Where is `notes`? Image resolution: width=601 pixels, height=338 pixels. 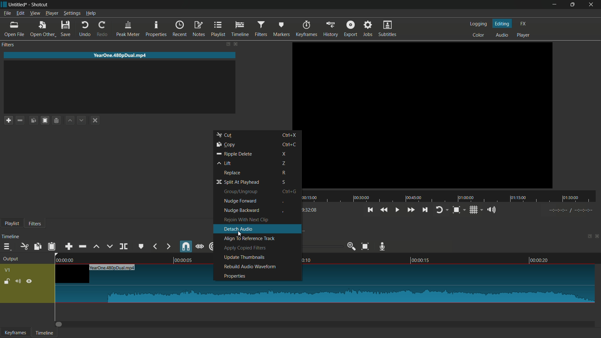 notes is located at coordinates (199, 29).